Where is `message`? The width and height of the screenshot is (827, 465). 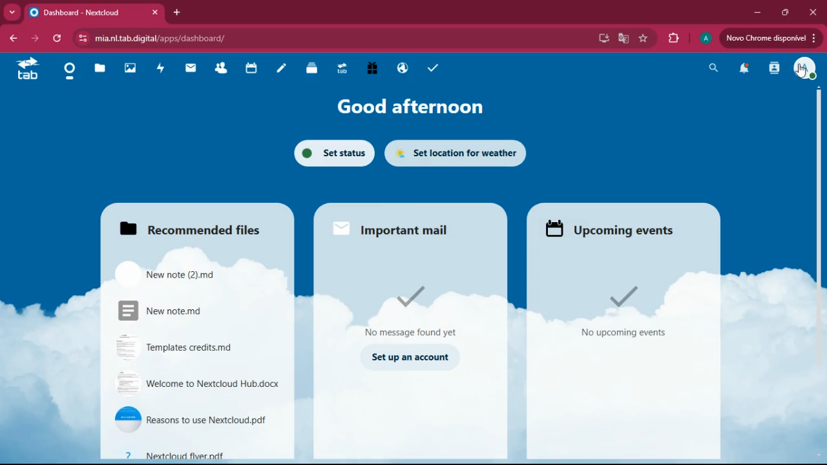 message is located at coordinates (417, 311).